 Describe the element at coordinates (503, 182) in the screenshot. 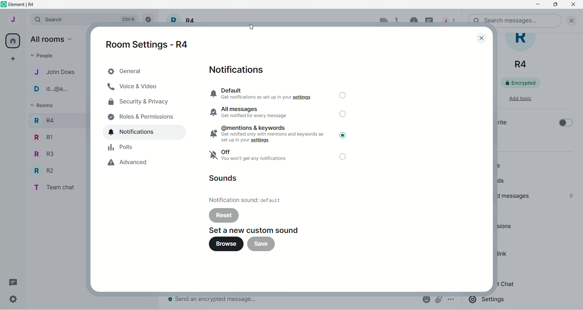

I see `threads` at that location.